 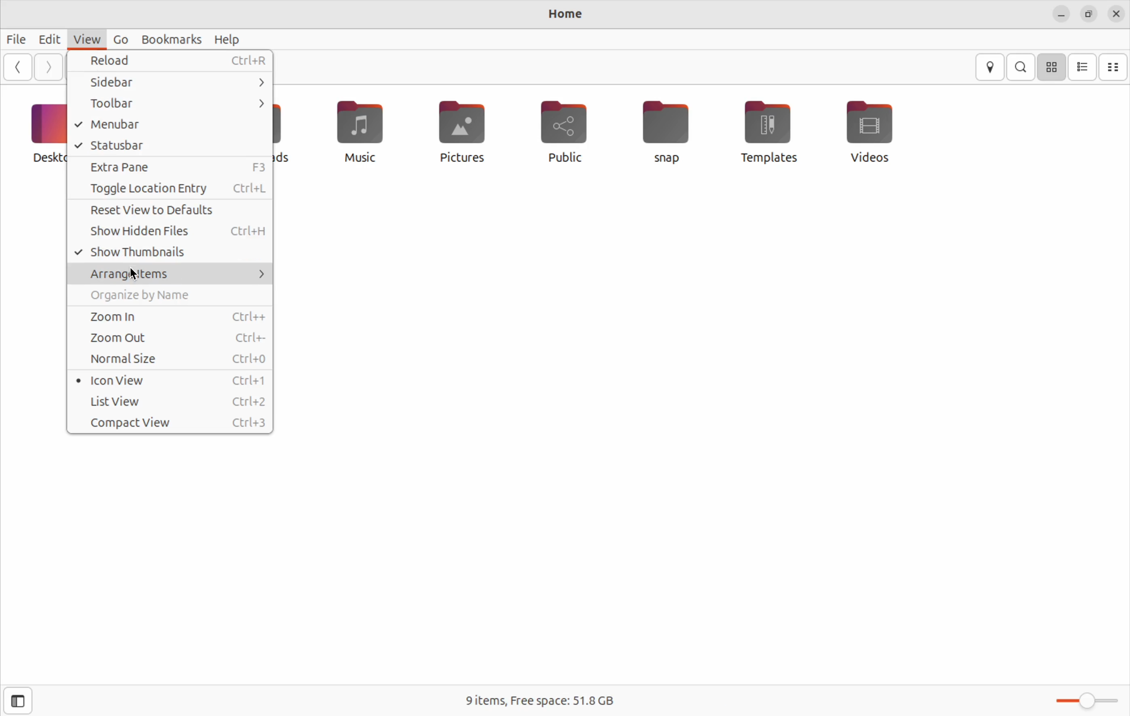 What do you see at coordinates (1116, 13) in the screenshot?
I see `date and time` at bounding box center [1116, 13].